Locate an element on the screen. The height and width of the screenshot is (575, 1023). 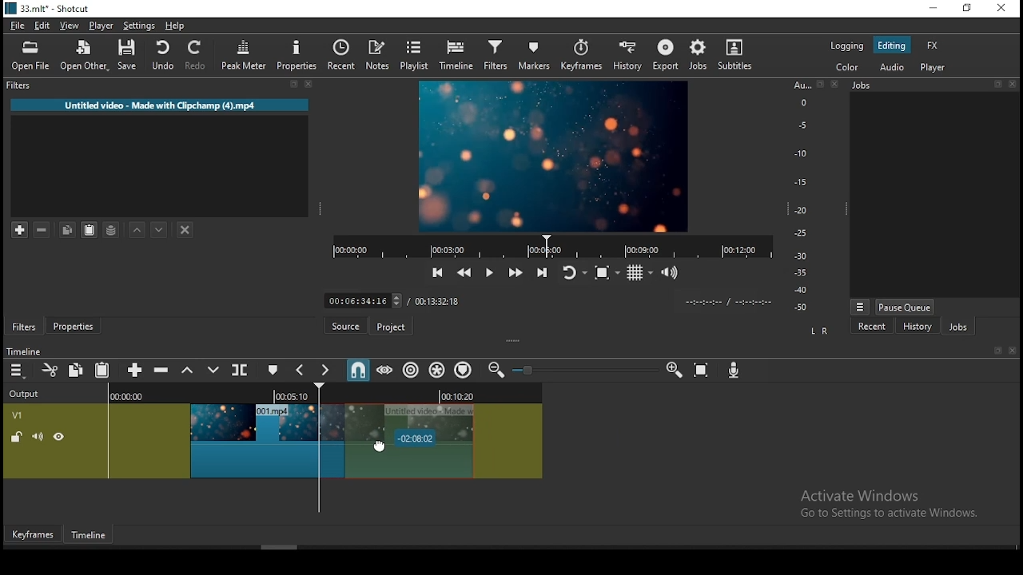
next marker is located at coordinates (326, 371).